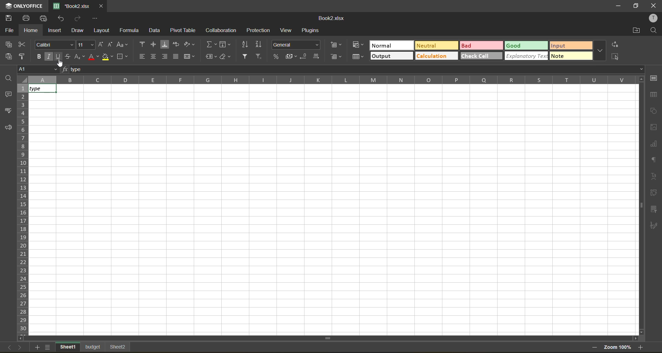  I want to click on note, so click(571, 56).